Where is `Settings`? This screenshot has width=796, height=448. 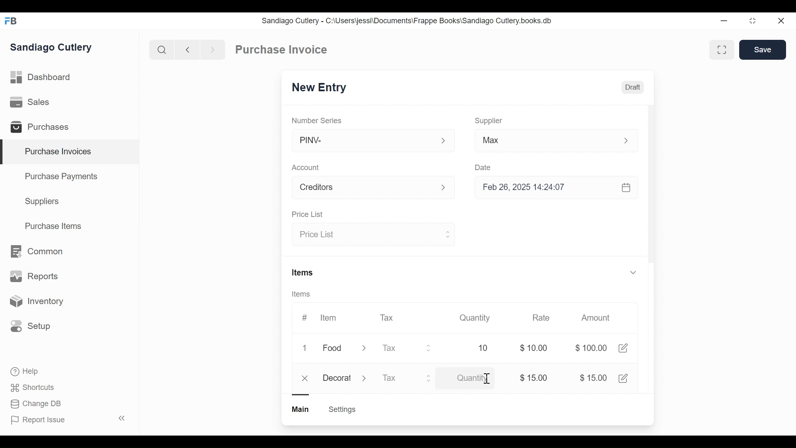 Settings is located at coordinates (342, 409).